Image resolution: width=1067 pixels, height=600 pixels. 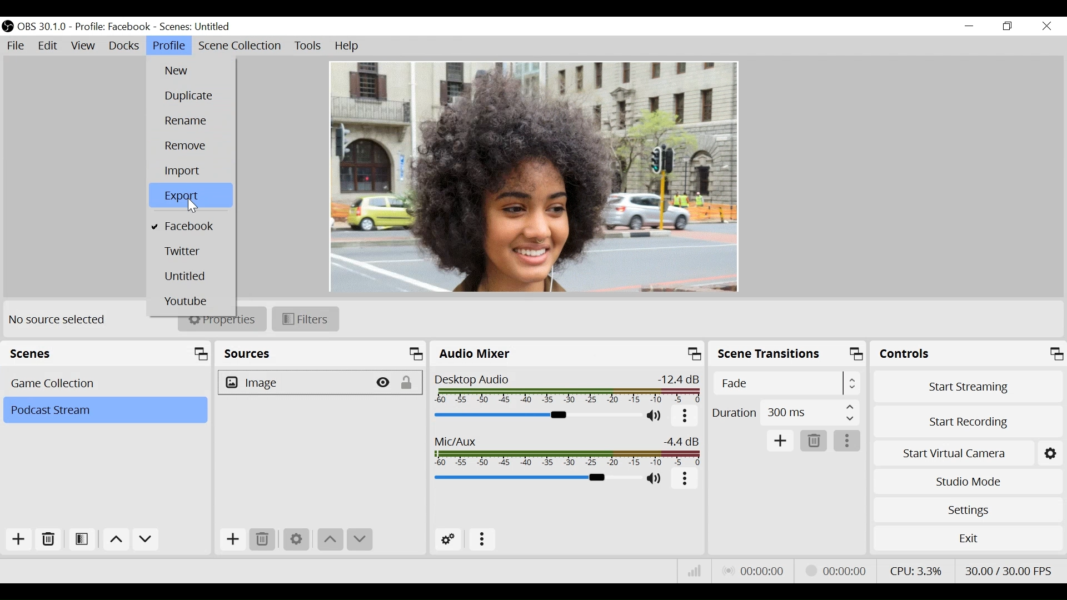 I want to click on Scene, so click(x=106, y=383).